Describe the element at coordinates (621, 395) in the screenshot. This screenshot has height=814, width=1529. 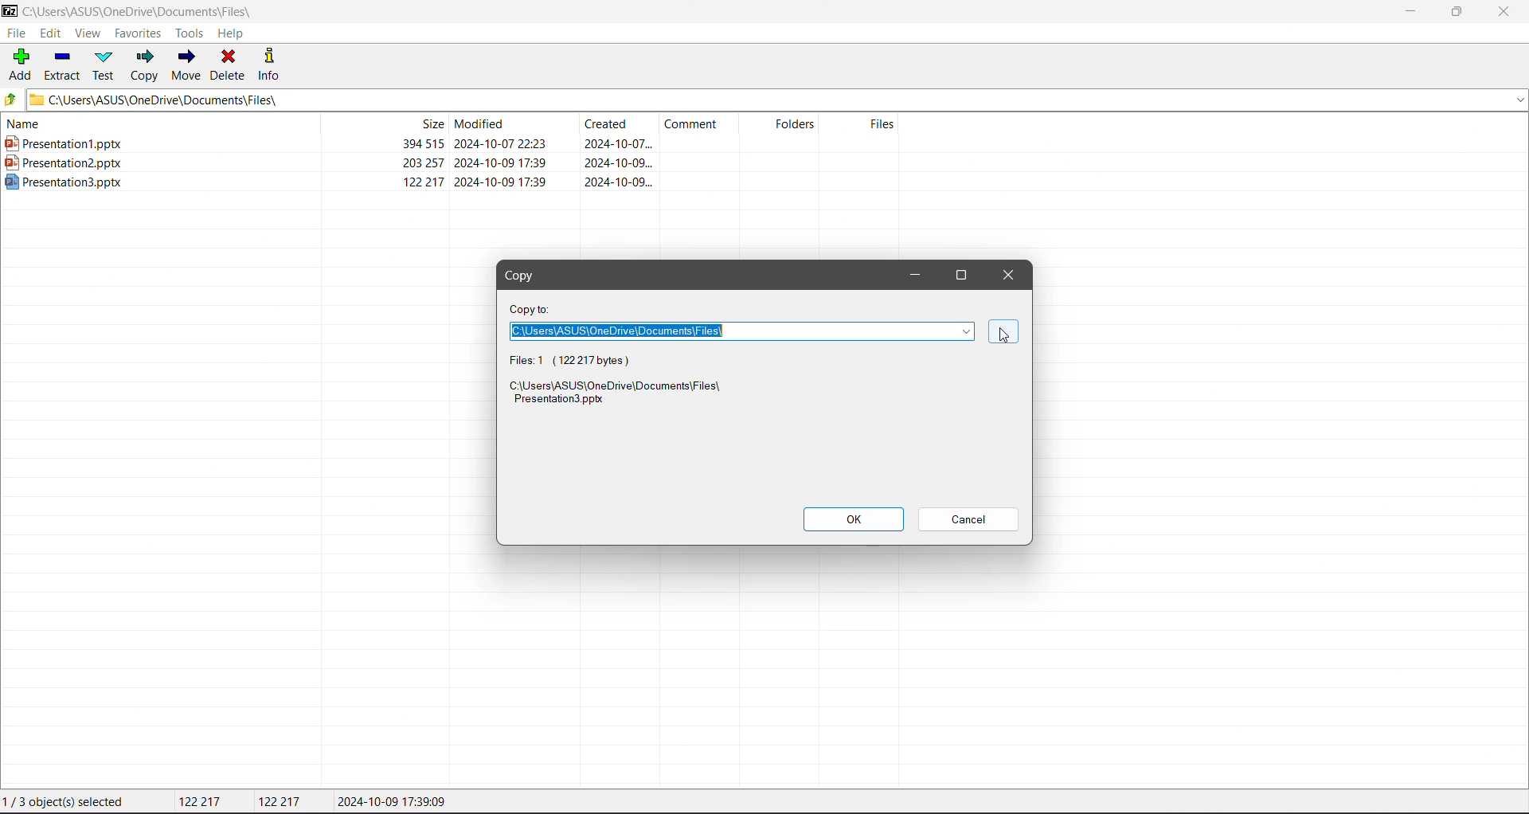
I see `Selected File Source Path` at that location.